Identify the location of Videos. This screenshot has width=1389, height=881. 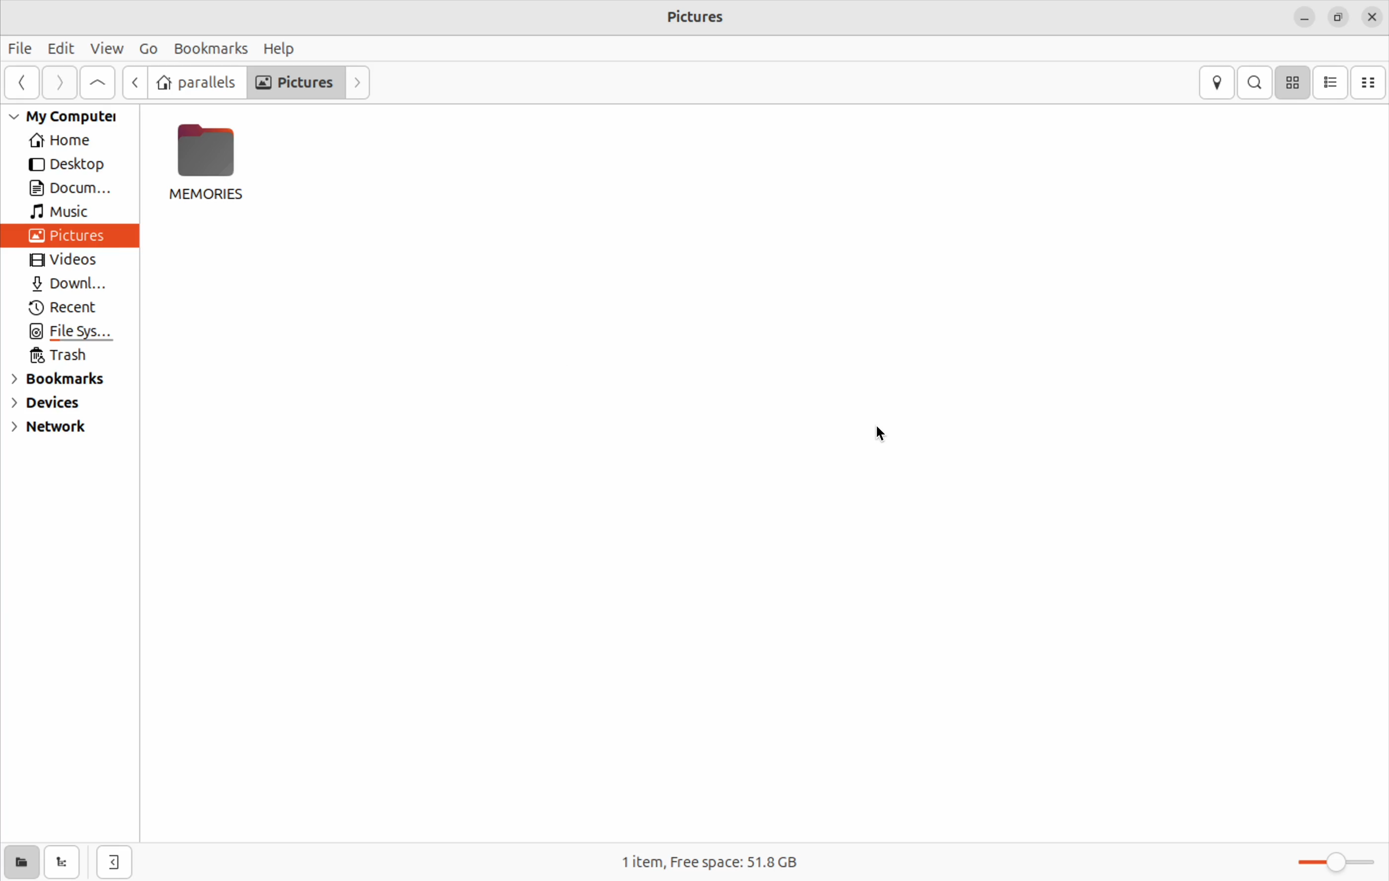
(65, 262).